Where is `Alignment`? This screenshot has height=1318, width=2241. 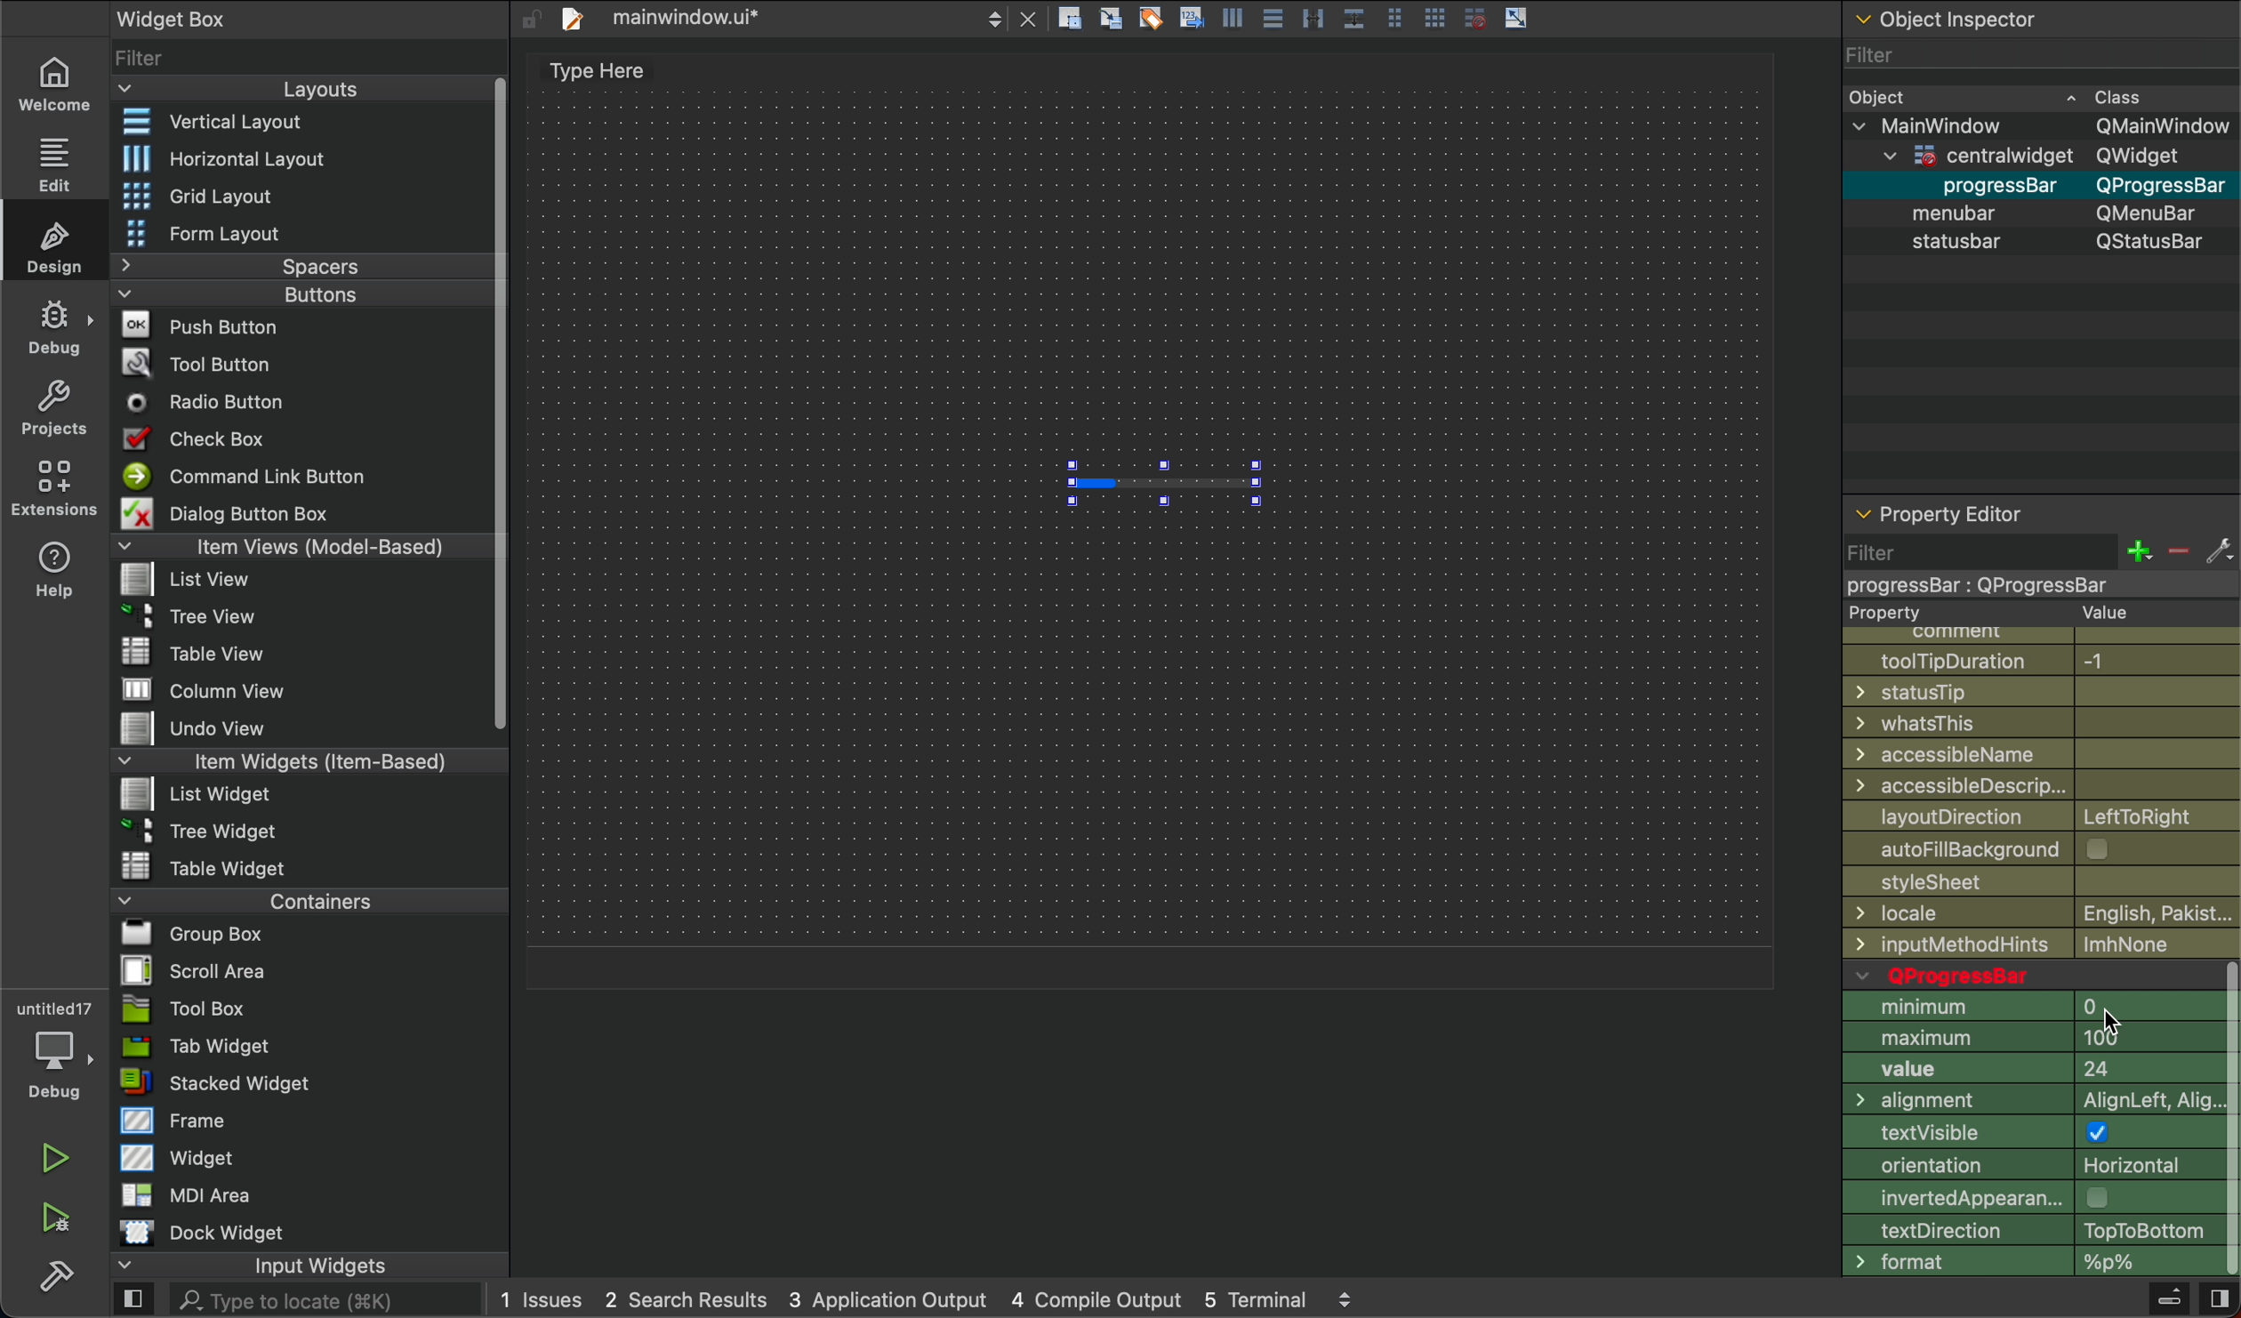 Alignment is located at coordinates (2028, 1104).